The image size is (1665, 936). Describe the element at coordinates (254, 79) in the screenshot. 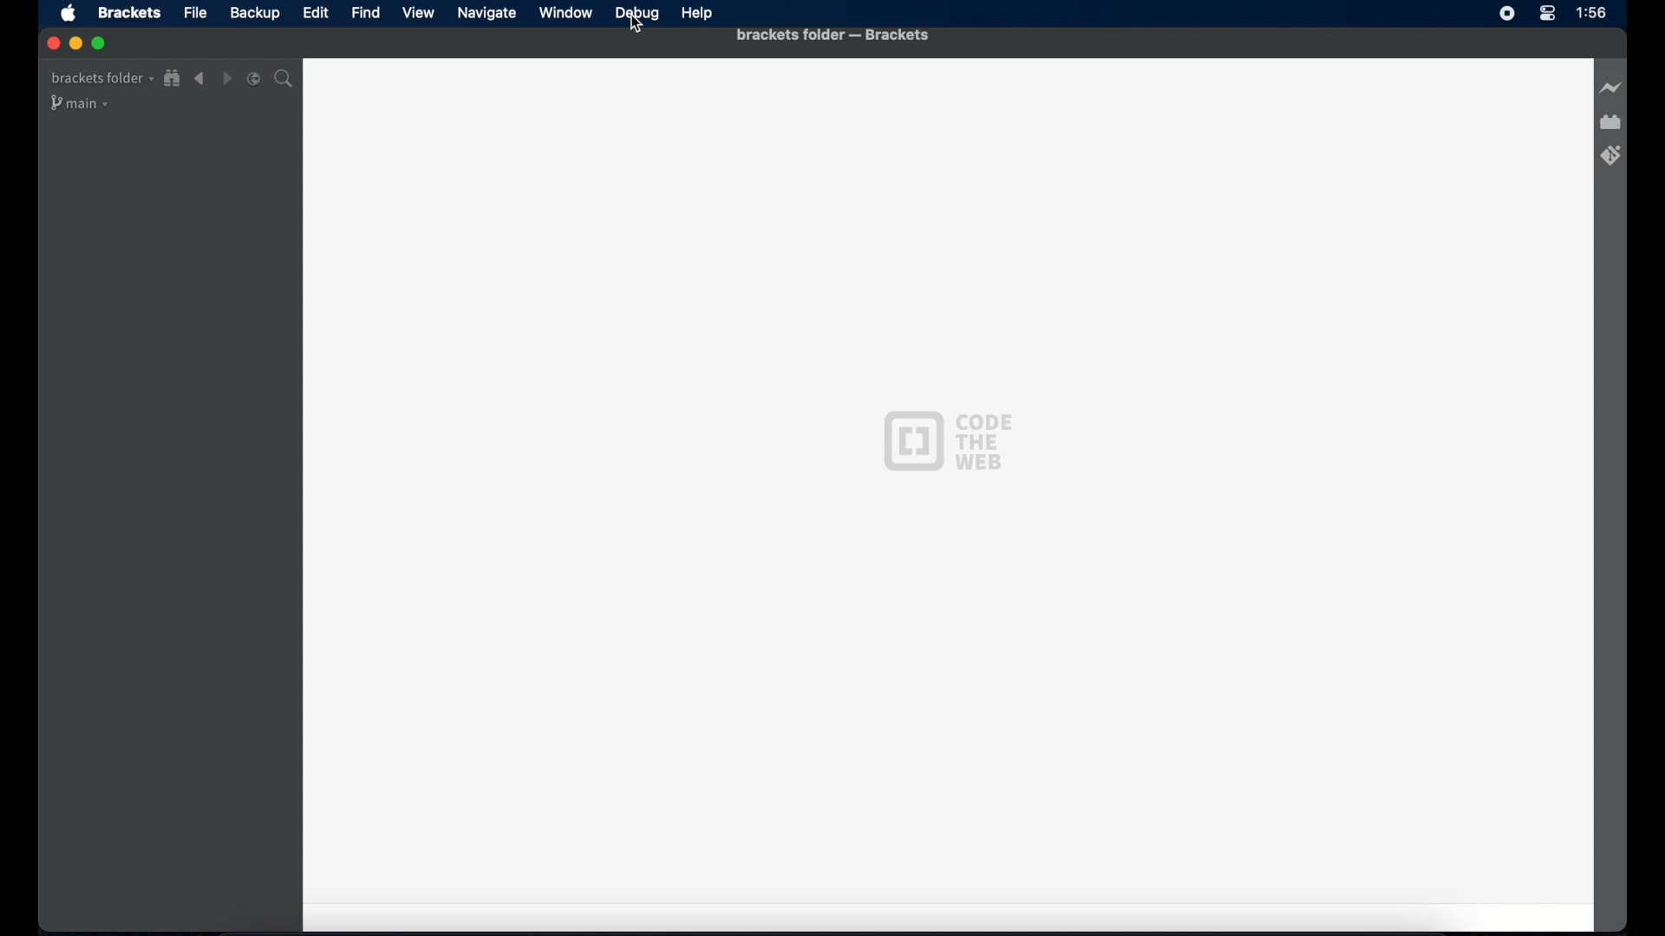

I see `split editor vertical or horizontal` at that location.